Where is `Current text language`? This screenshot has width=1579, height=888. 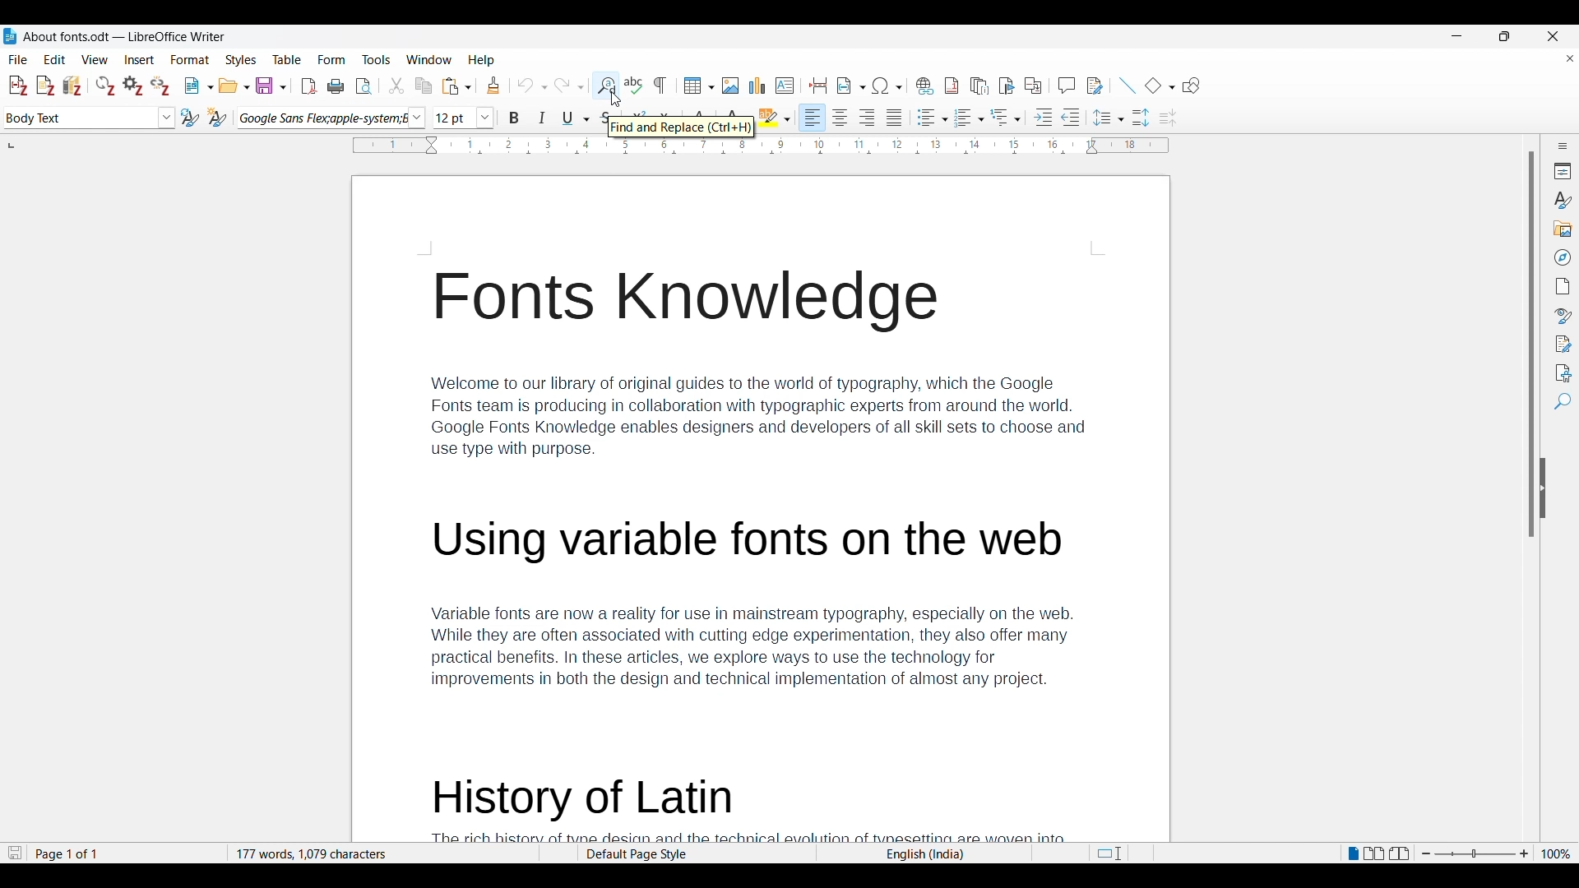 Current text language is located at coordinates (924, 854).